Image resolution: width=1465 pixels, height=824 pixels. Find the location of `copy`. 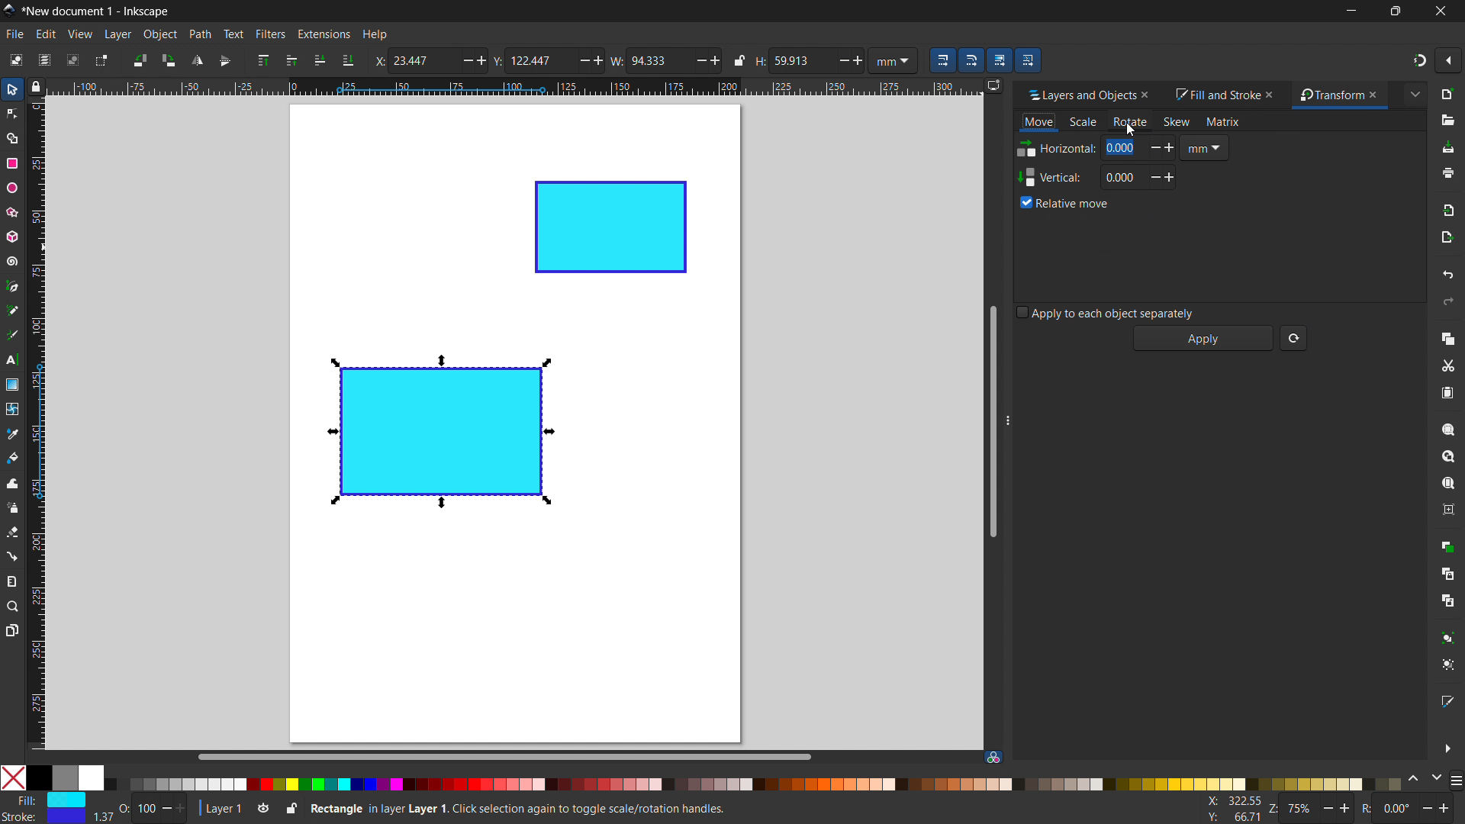

copy is located at coordinates (1448, 338).